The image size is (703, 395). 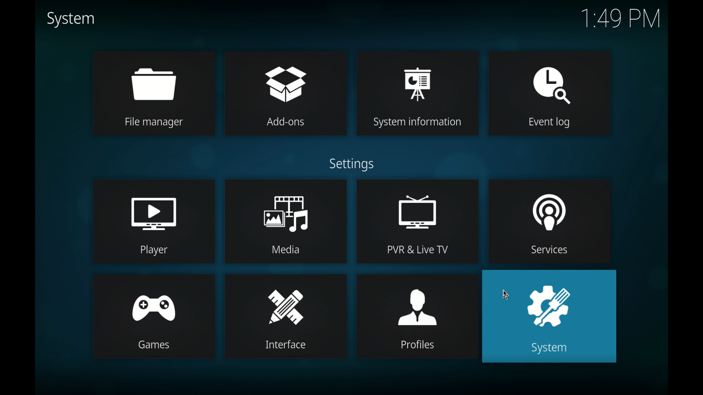 What do you see at coordinates (153, 316) in the screenshot?
I see `games` at bounding box center [153, 316].